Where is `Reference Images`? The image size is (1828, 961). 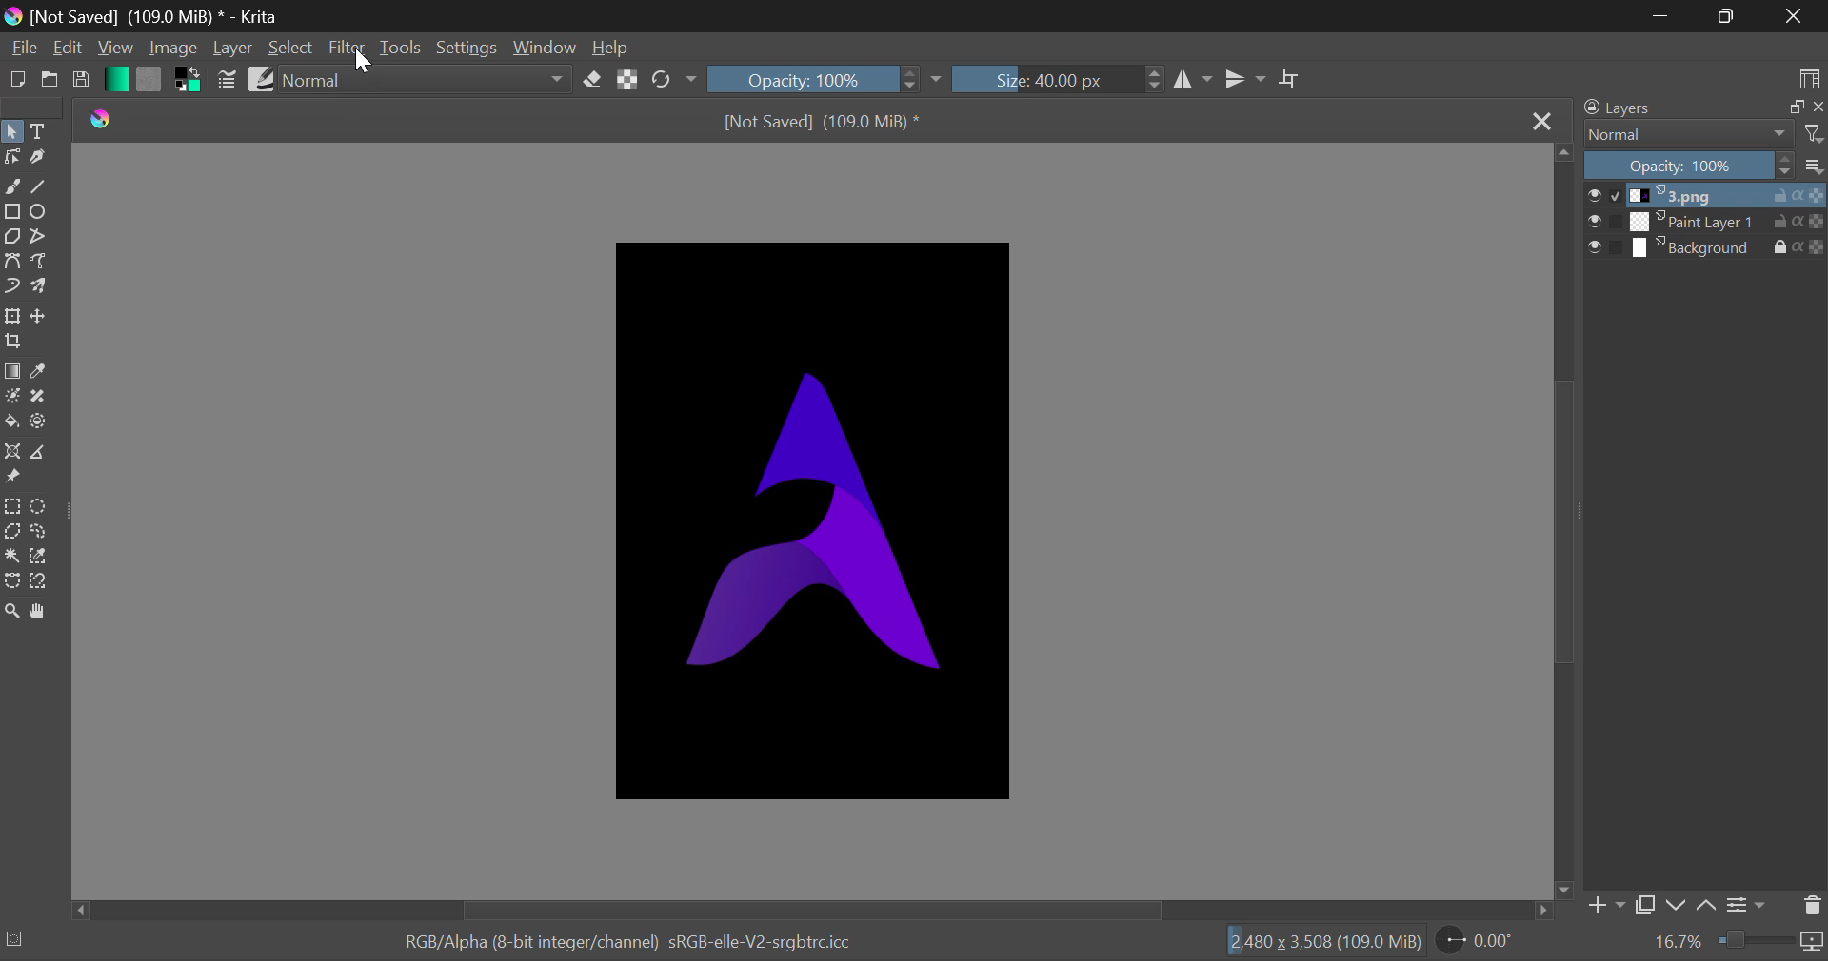 Reference Images is located at coordinates (12, 480).